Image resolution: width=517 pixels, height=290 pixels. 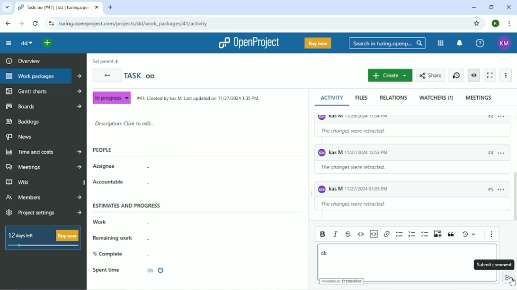 What do you see at coordinates (513, 283) in the screenshot?
I see `Cursor` at bounding box center [513, 283].